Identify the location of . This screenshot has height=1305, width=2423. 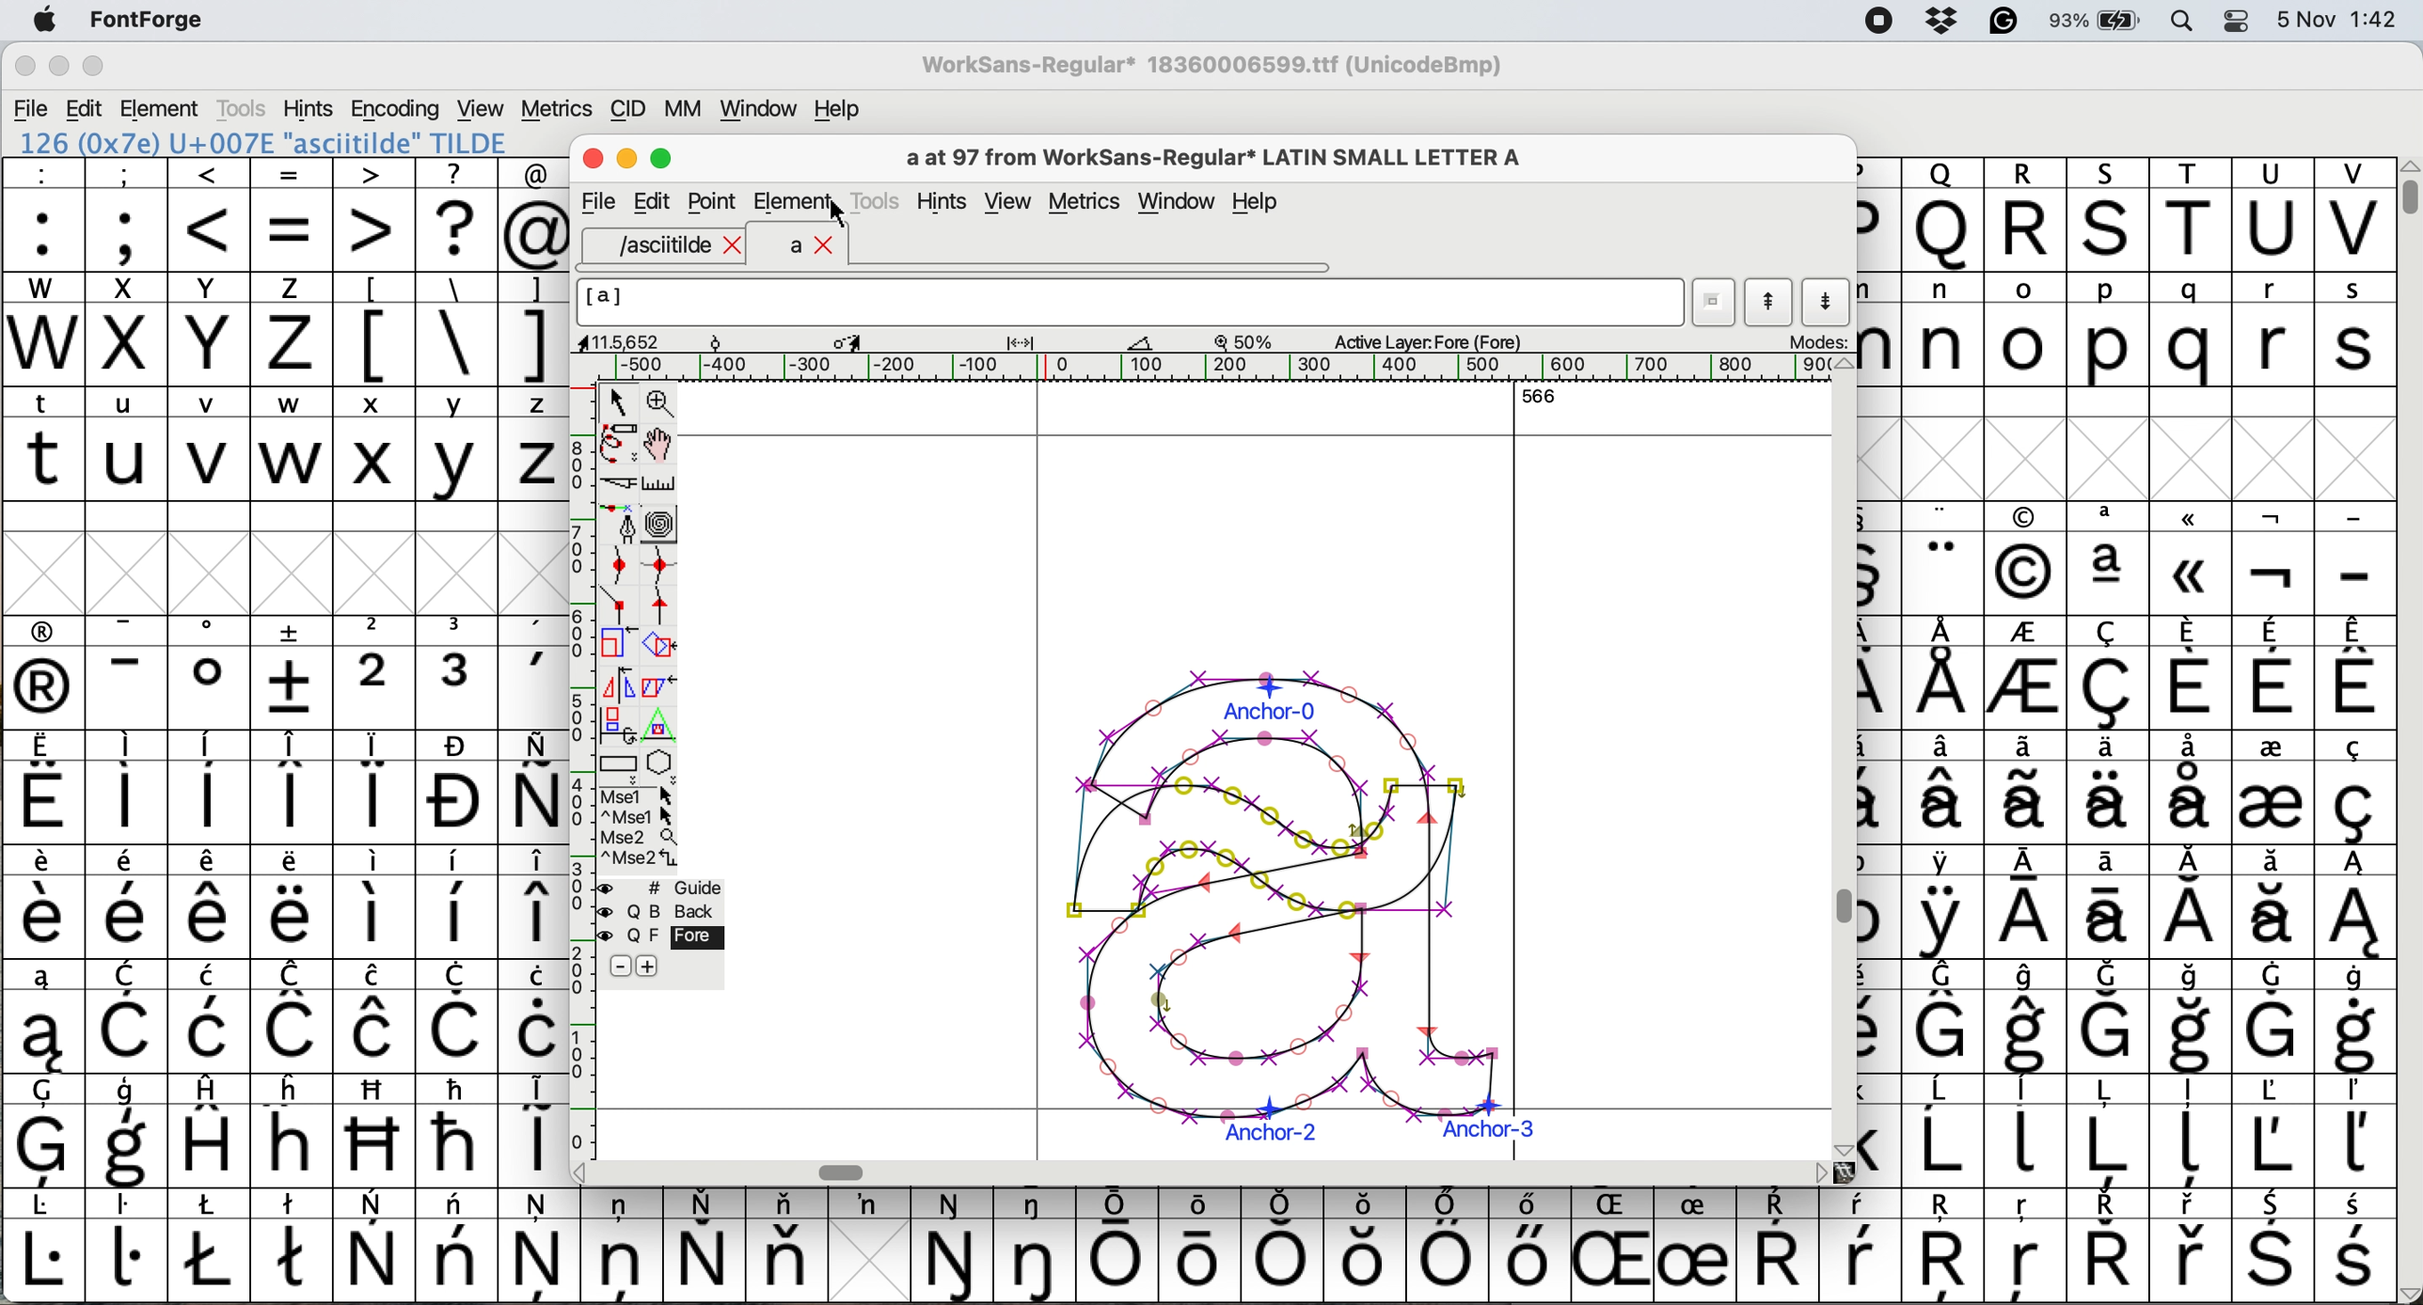
(376, 1130).